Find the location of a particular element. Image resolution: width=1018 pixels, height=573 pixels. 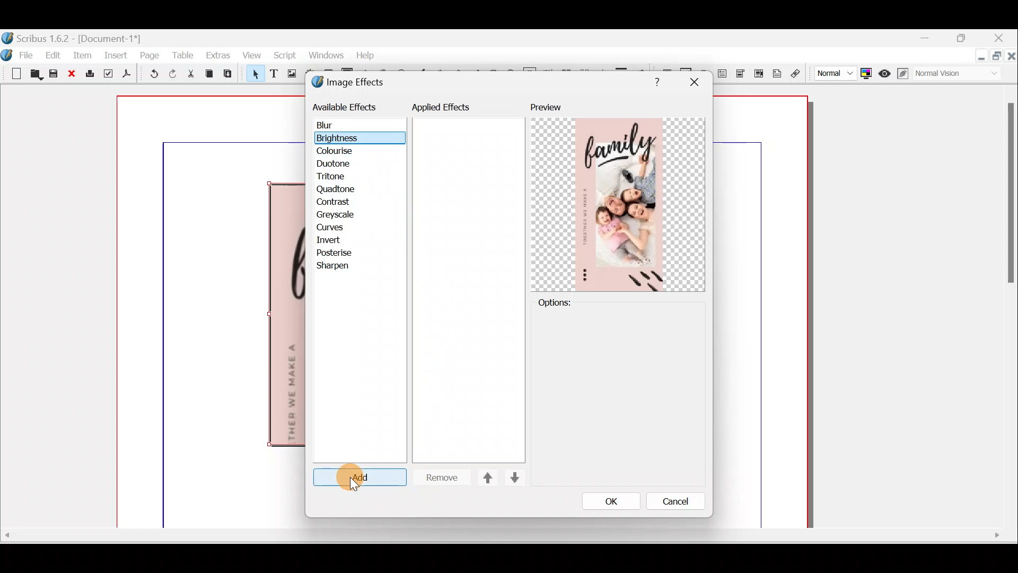

Sharpen is located at coordinates (338, 267).